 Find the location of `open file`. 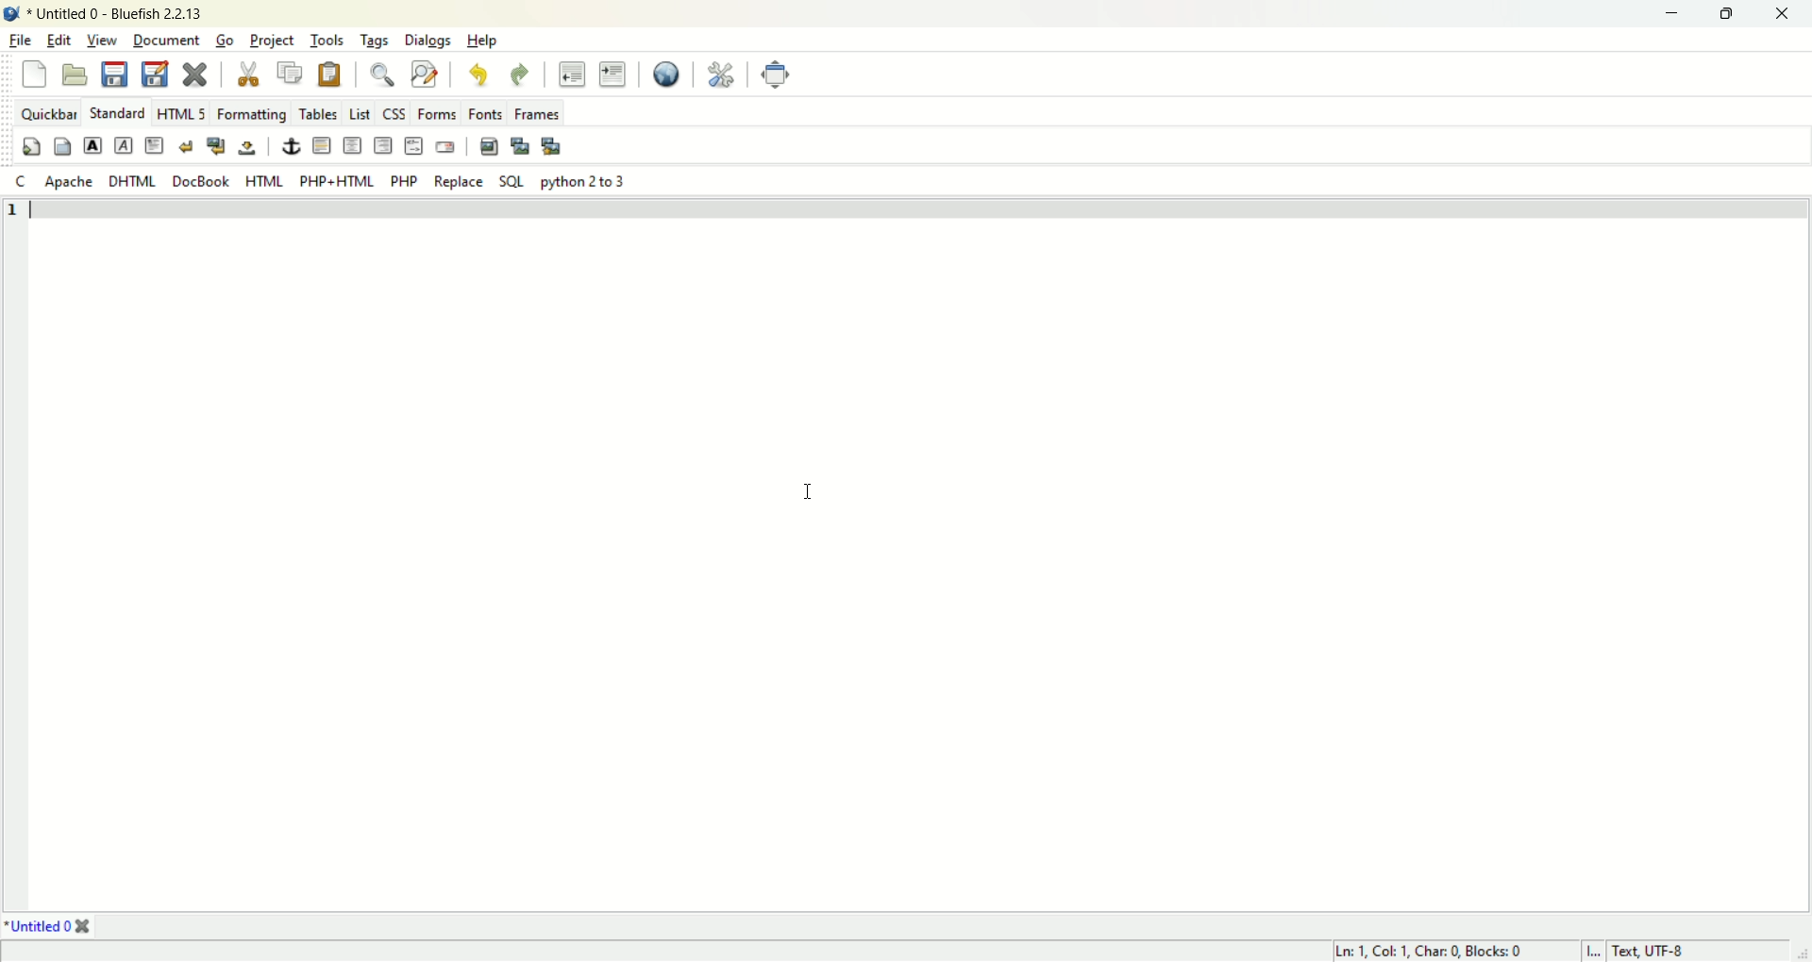

open file is located at coordinates (75, 75).